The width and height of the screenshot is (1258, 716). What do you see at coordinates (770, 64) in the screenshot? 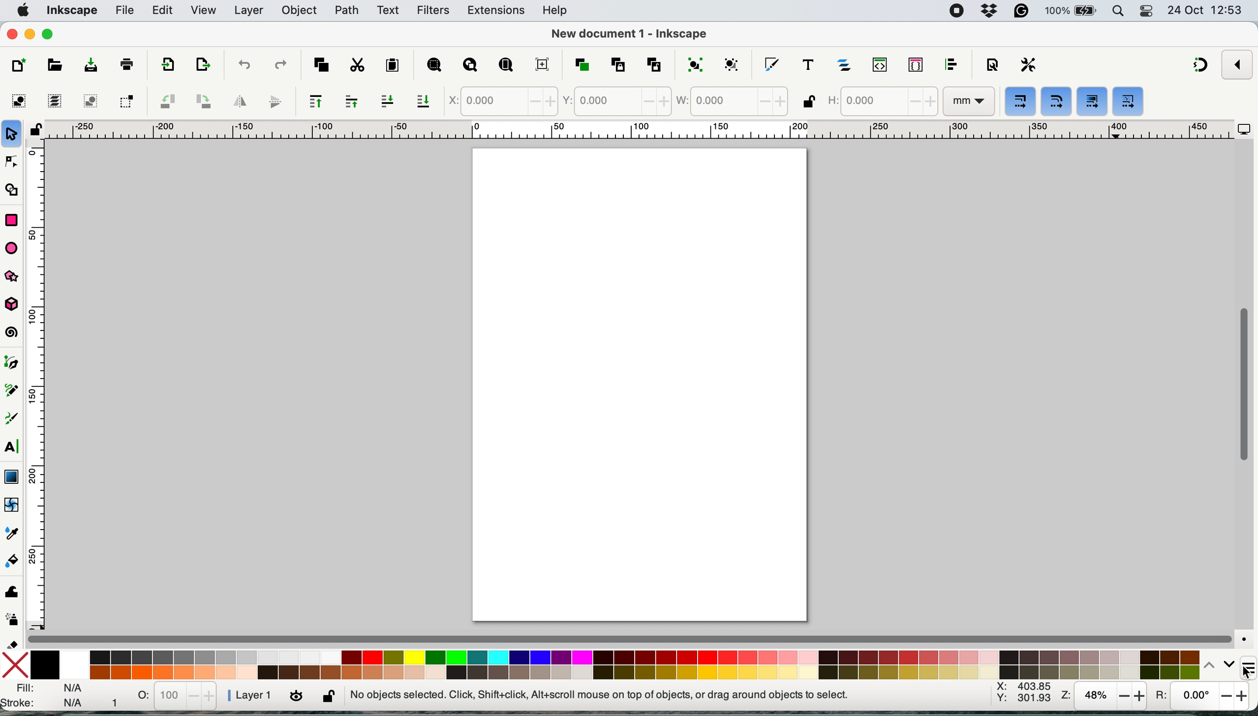
I see `fill and stroke` at bounding box center [770, 64].